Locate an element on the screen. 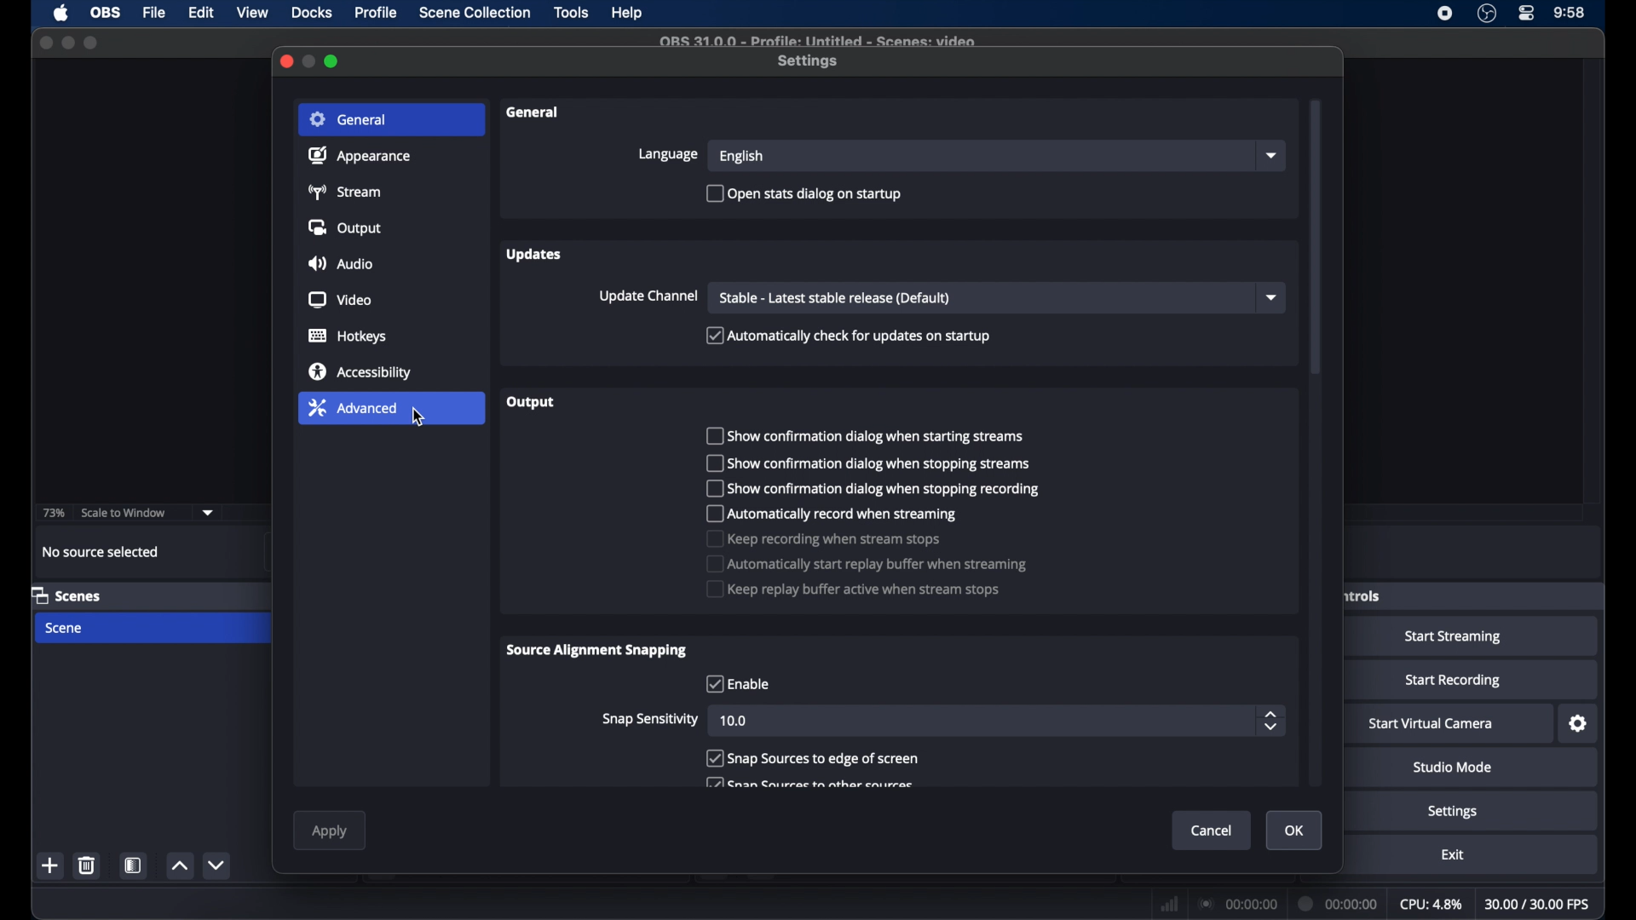 The image size is (1636, 920). obs studio is located at coordinates (1487, 14).